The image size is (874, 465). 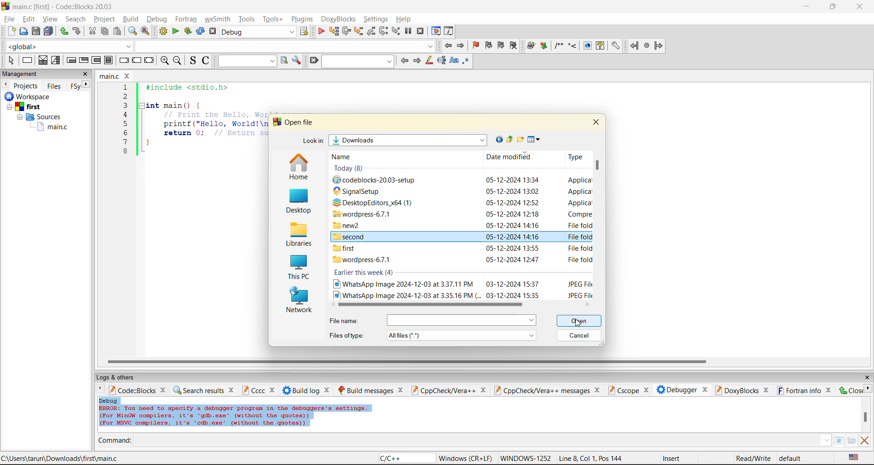 I want to click on rebuild, so click(x=200, y=31).